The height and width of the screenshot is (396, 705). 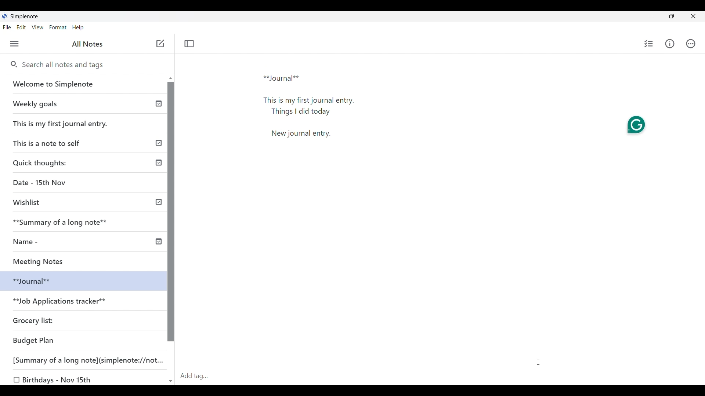 What do you see at coordinates (91, 360) in the screenshot?
I see `[Summary of a long note](simplenote://not...` at bounding box center [91, 360].